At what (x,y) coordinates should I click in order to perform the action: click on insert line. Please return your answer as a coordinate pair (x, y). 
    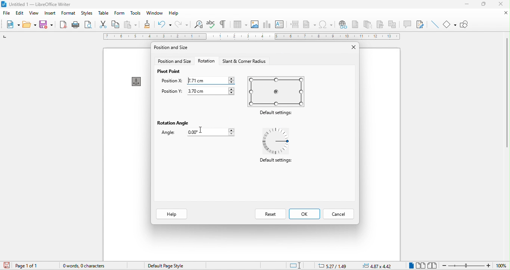
    Looking at the image, I should click on (434, 25).